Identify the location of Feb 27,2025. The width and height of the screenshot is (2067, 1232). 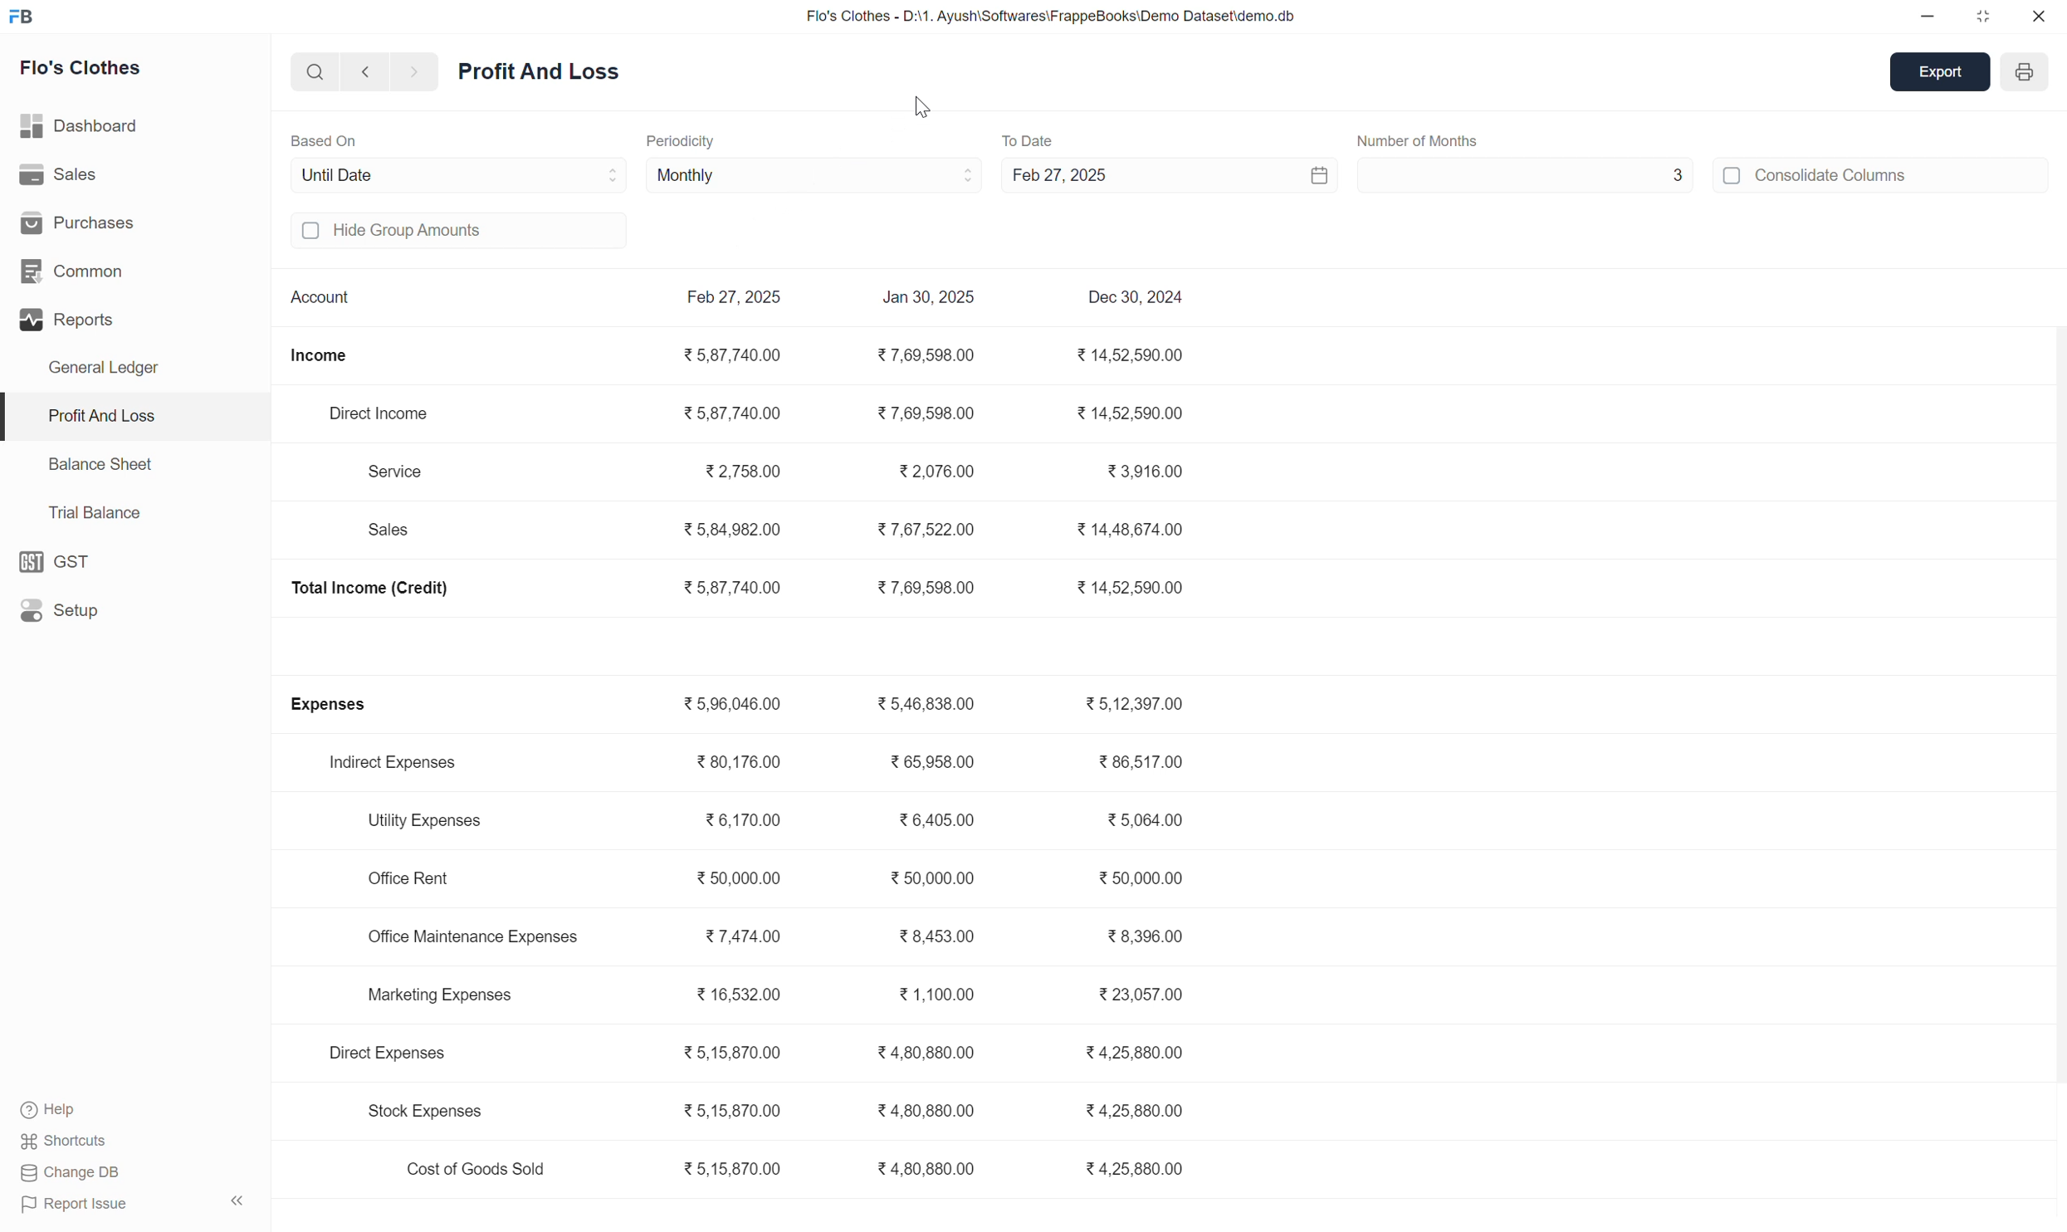
(724, 296).